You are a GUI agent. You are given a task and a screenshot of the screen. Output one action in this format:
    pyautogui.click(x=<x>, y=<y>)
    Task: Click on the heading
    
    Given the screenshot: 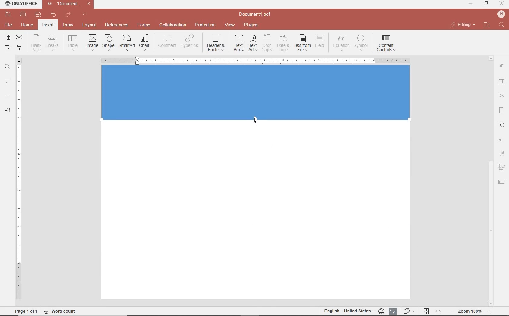 What is the action you would take?
    pyautogui.click(x=7, y=95)
    